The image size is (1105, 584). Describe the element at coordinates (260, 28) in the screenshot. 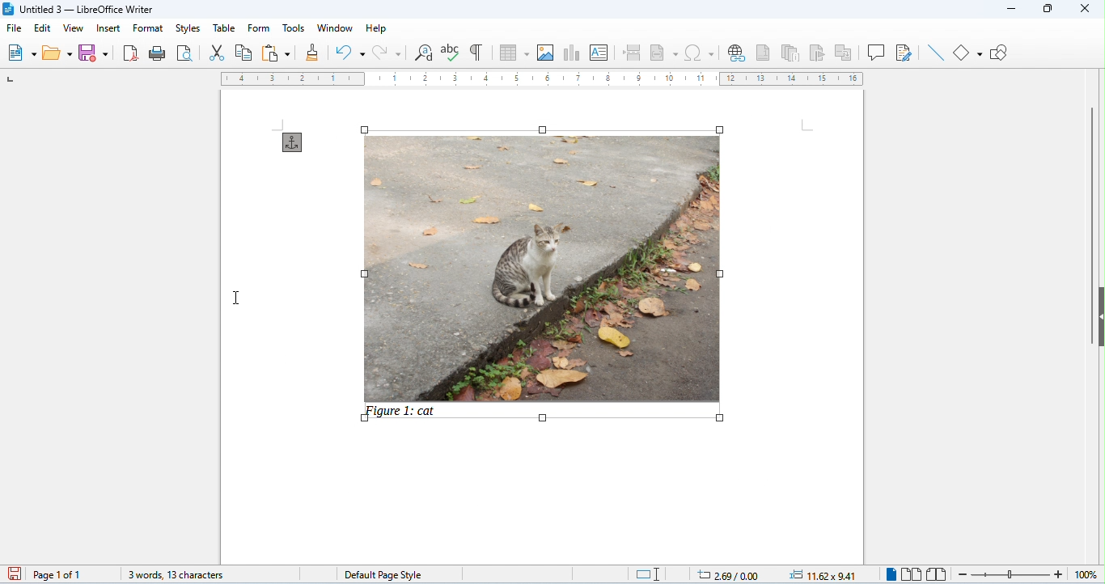

I see `form` at that location.